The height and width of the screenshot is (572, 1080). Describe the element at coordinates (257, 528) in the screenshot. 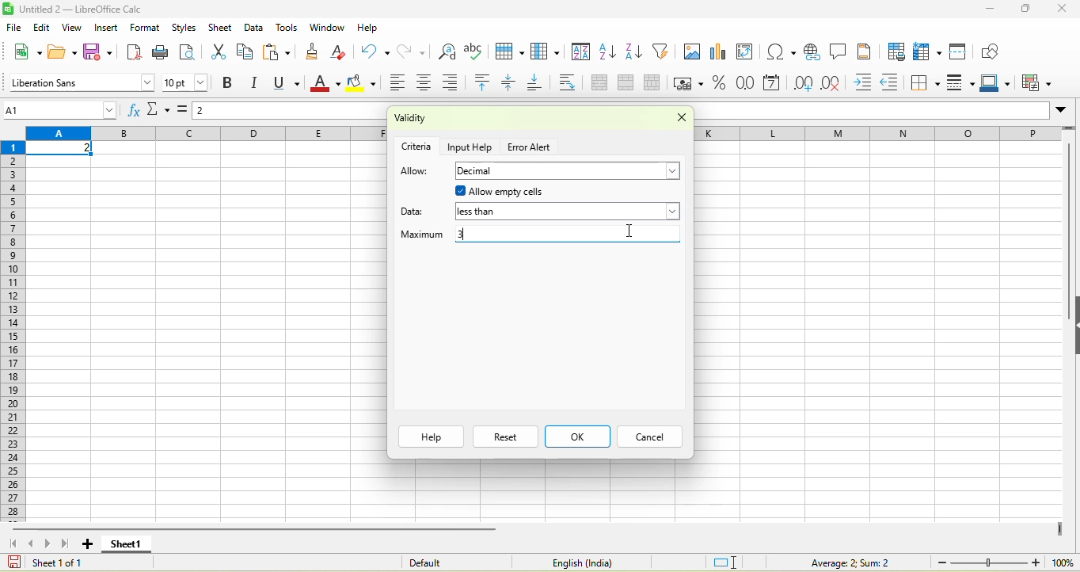

I see `horizontal scroll bar` at that location.